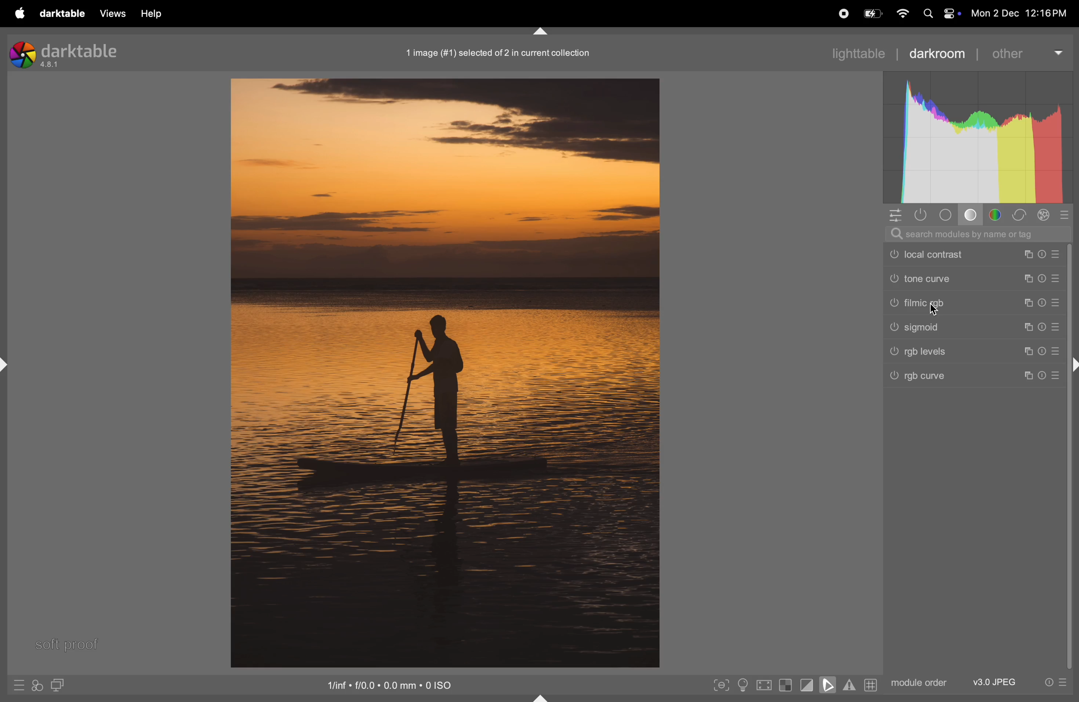 The height and width of the screenshot is (702, 1079). Describe the element at coordinates (972, 216) in the screenshot. I see `base` at that location.